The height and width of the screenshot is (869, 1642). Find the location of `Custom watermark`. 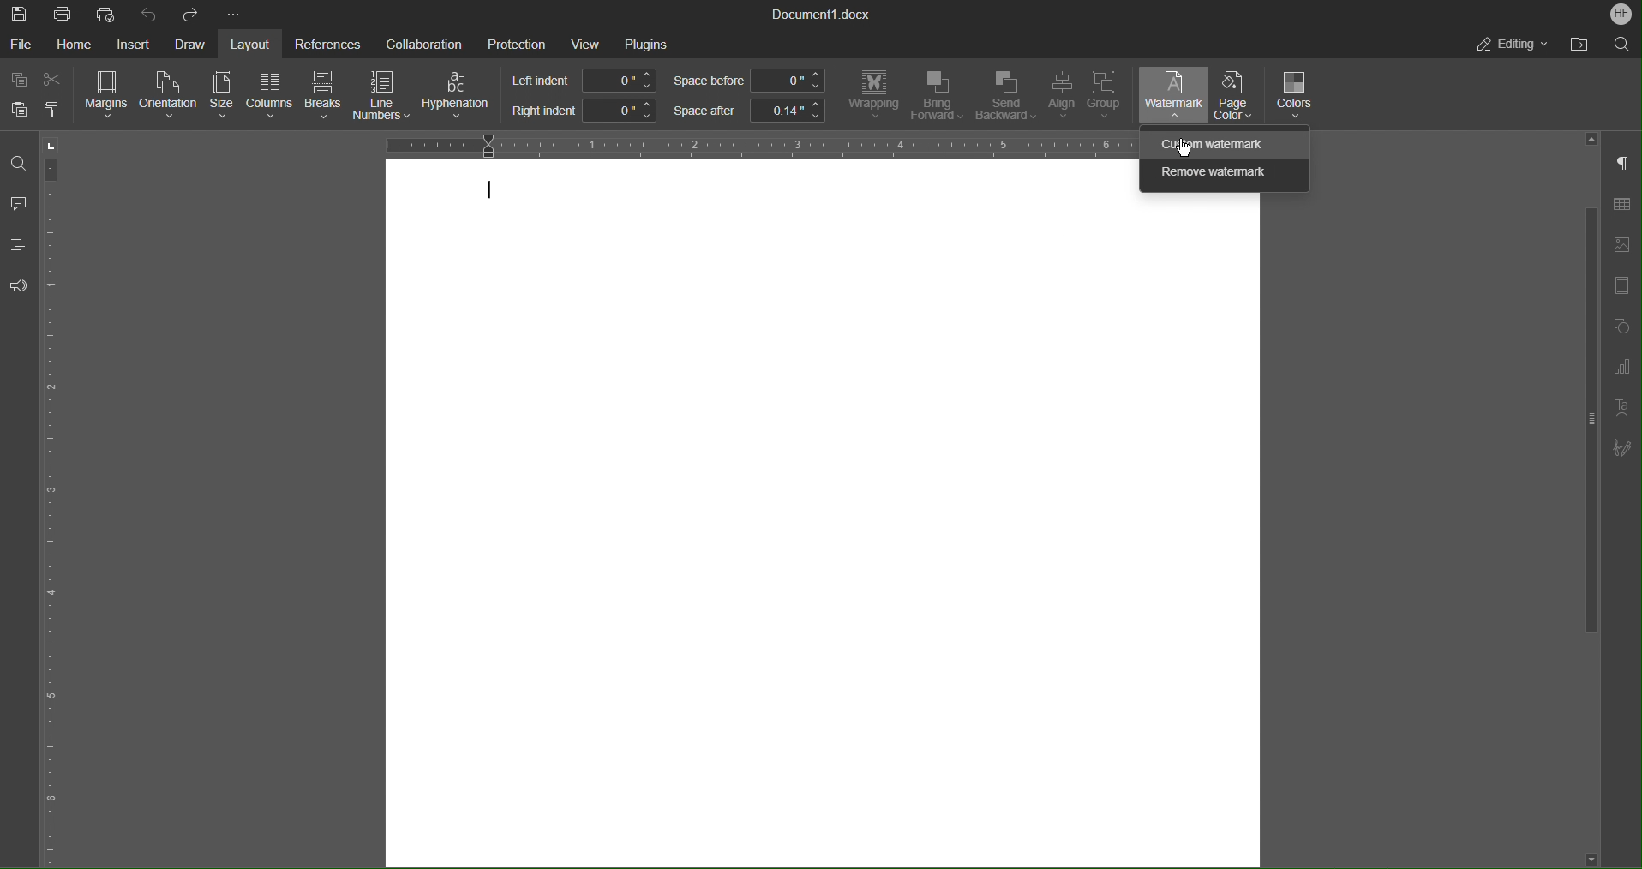

Custom watermark is located at coordinates (1225, 145).